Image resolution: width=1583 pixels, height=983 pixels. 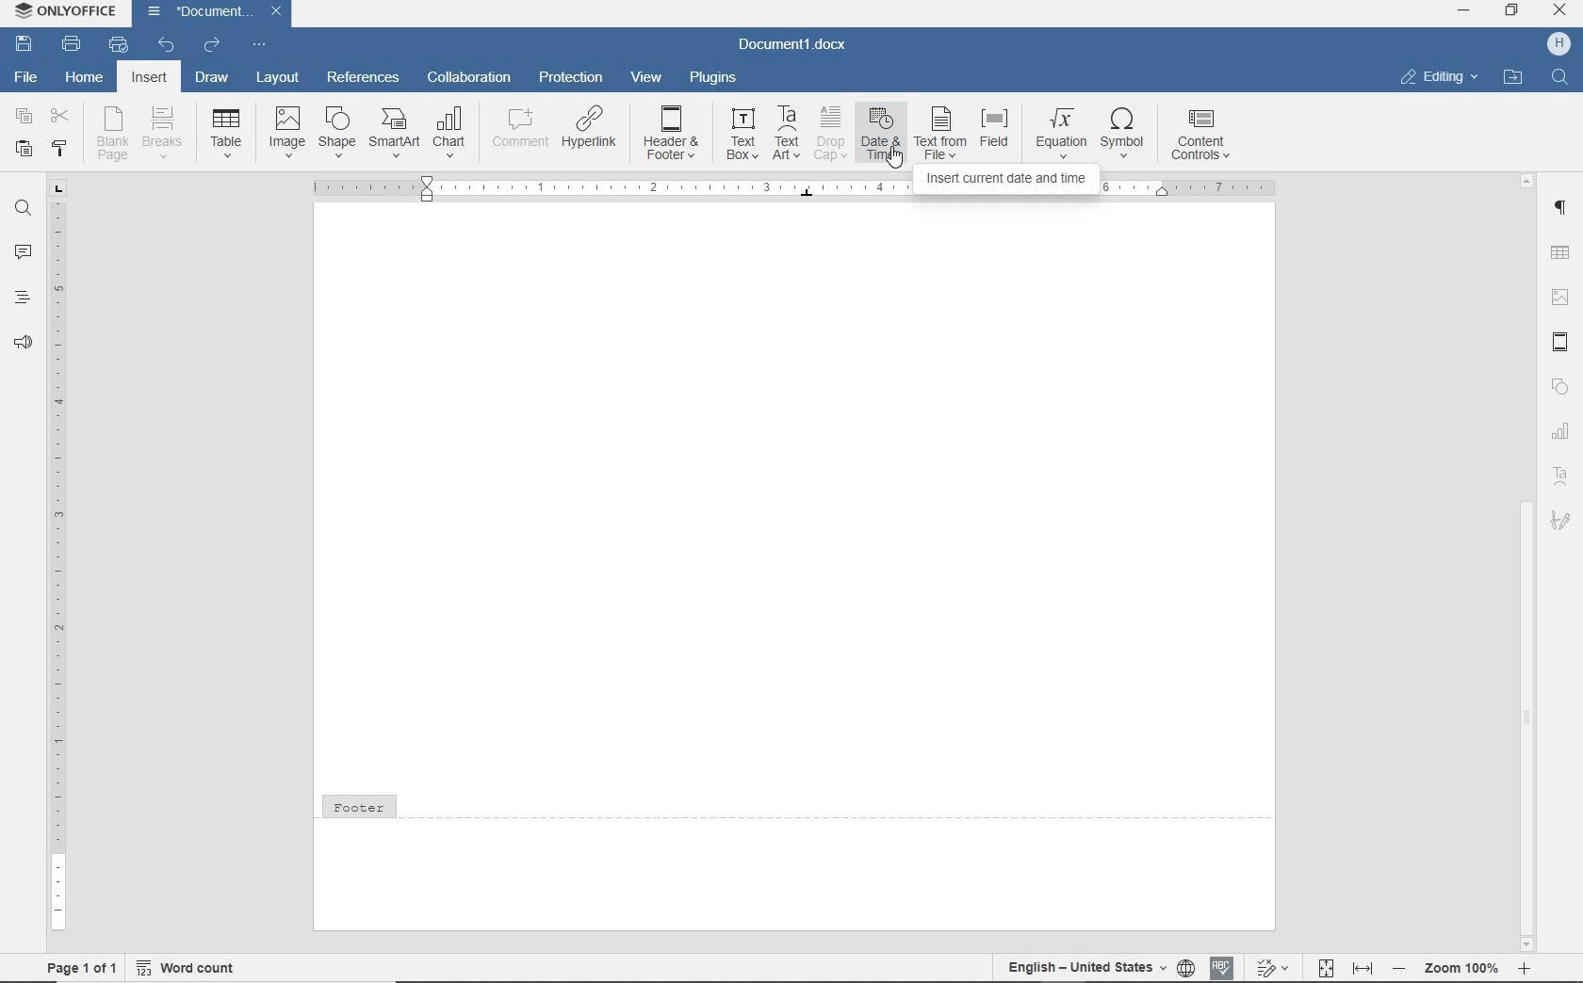 I want to click on username, so click(x=1559, y=44).